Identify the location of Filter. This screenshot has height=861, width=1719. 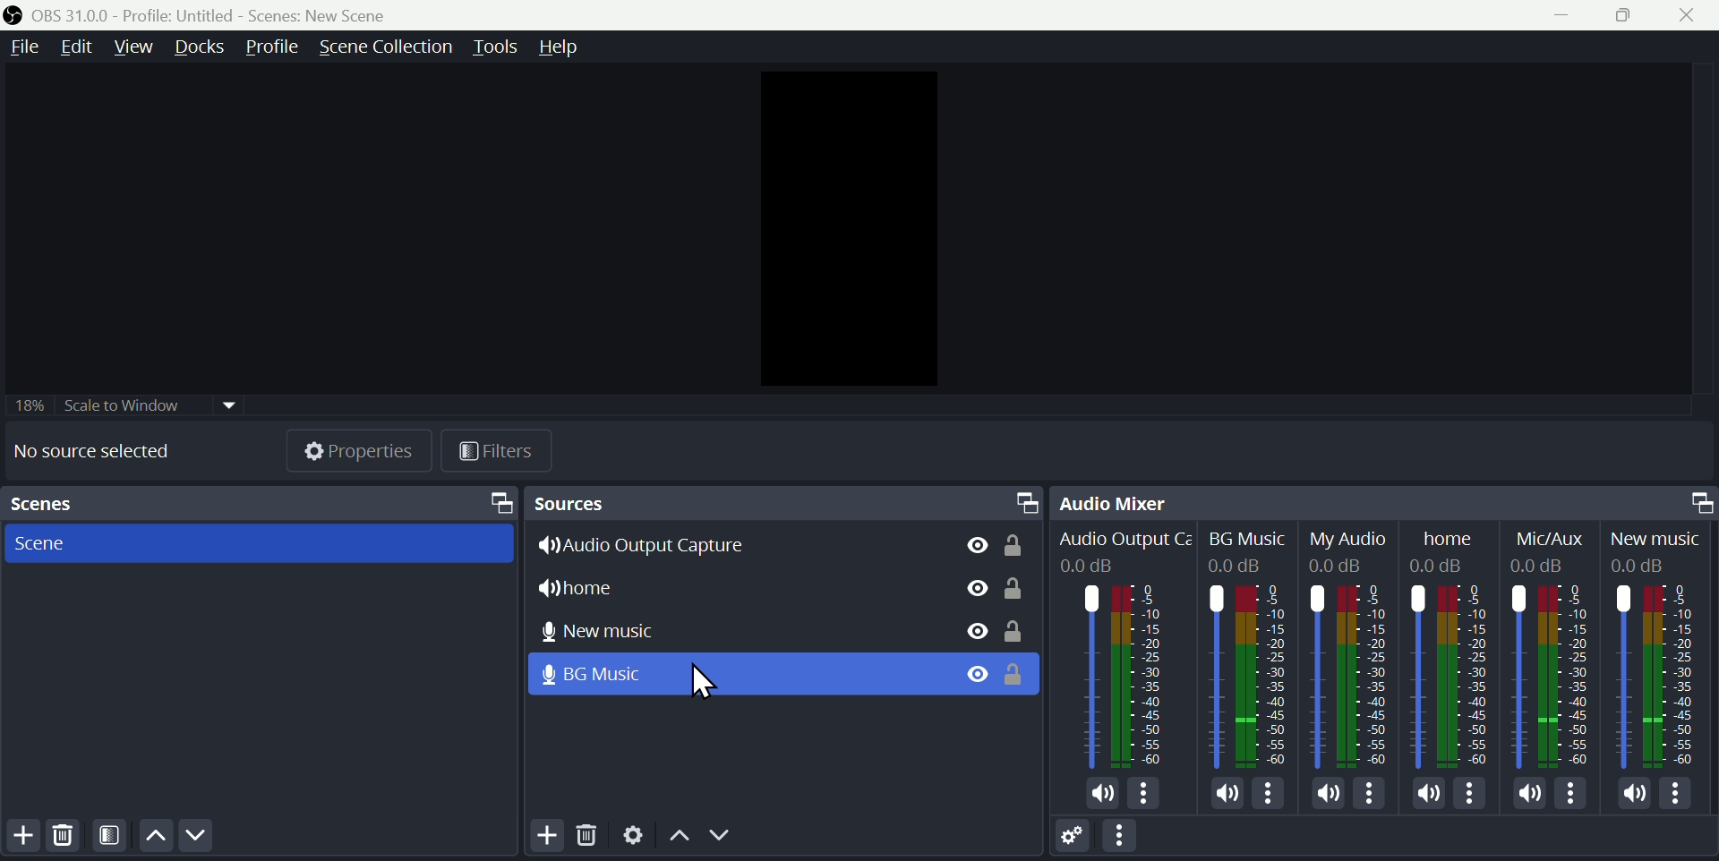
(504, 451).